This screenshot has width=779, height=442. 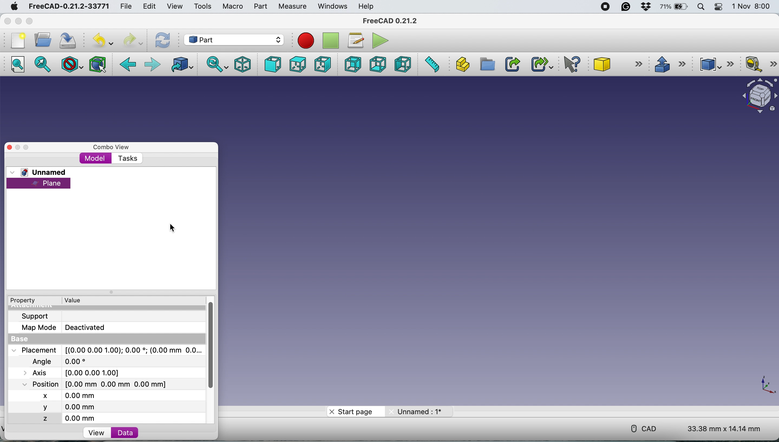 I want to click on make sub link, so click(x=541, y=62).